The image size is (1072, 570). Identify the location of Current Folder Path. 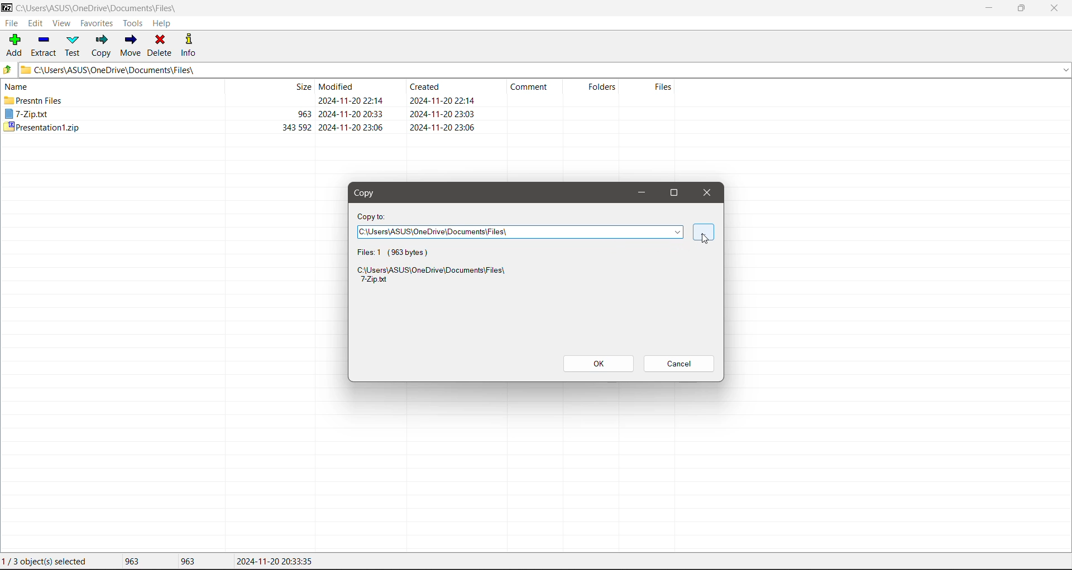
(544, 69).